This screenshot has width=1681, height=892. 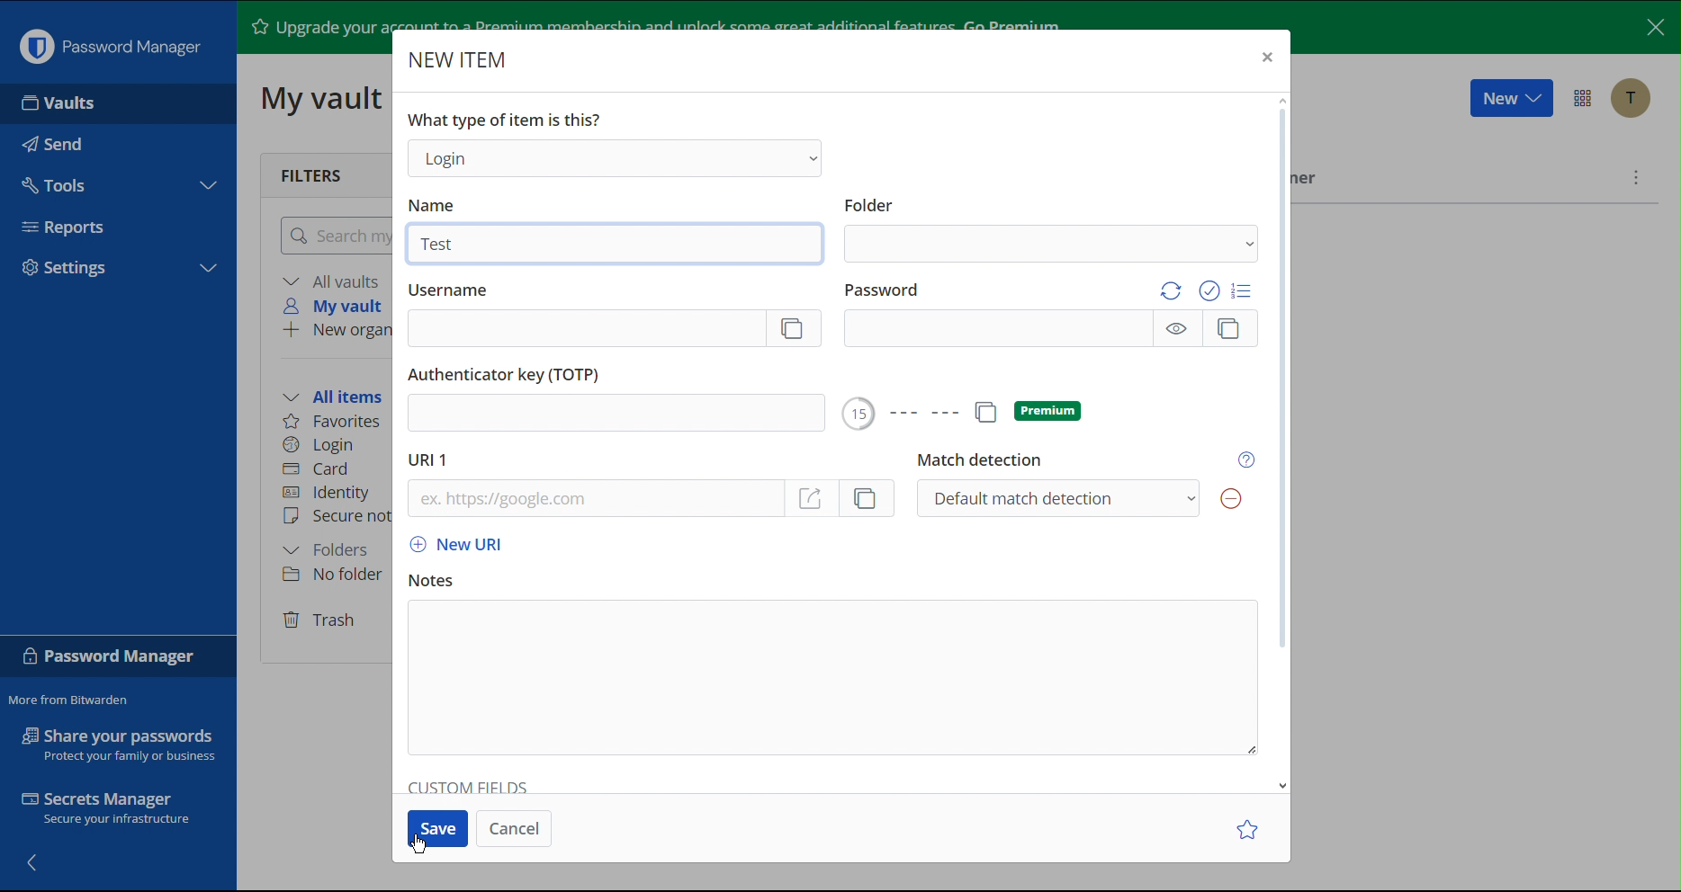 What do you see at coordinates (114, 809) in the screenshot?
I see `Secrets Manager` at bounding box center [114, 809].